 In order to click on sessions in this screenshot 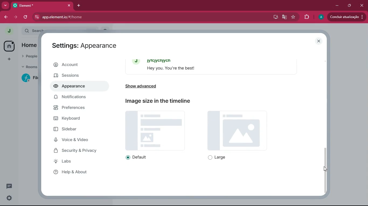, I will do `click(76, 75)`.